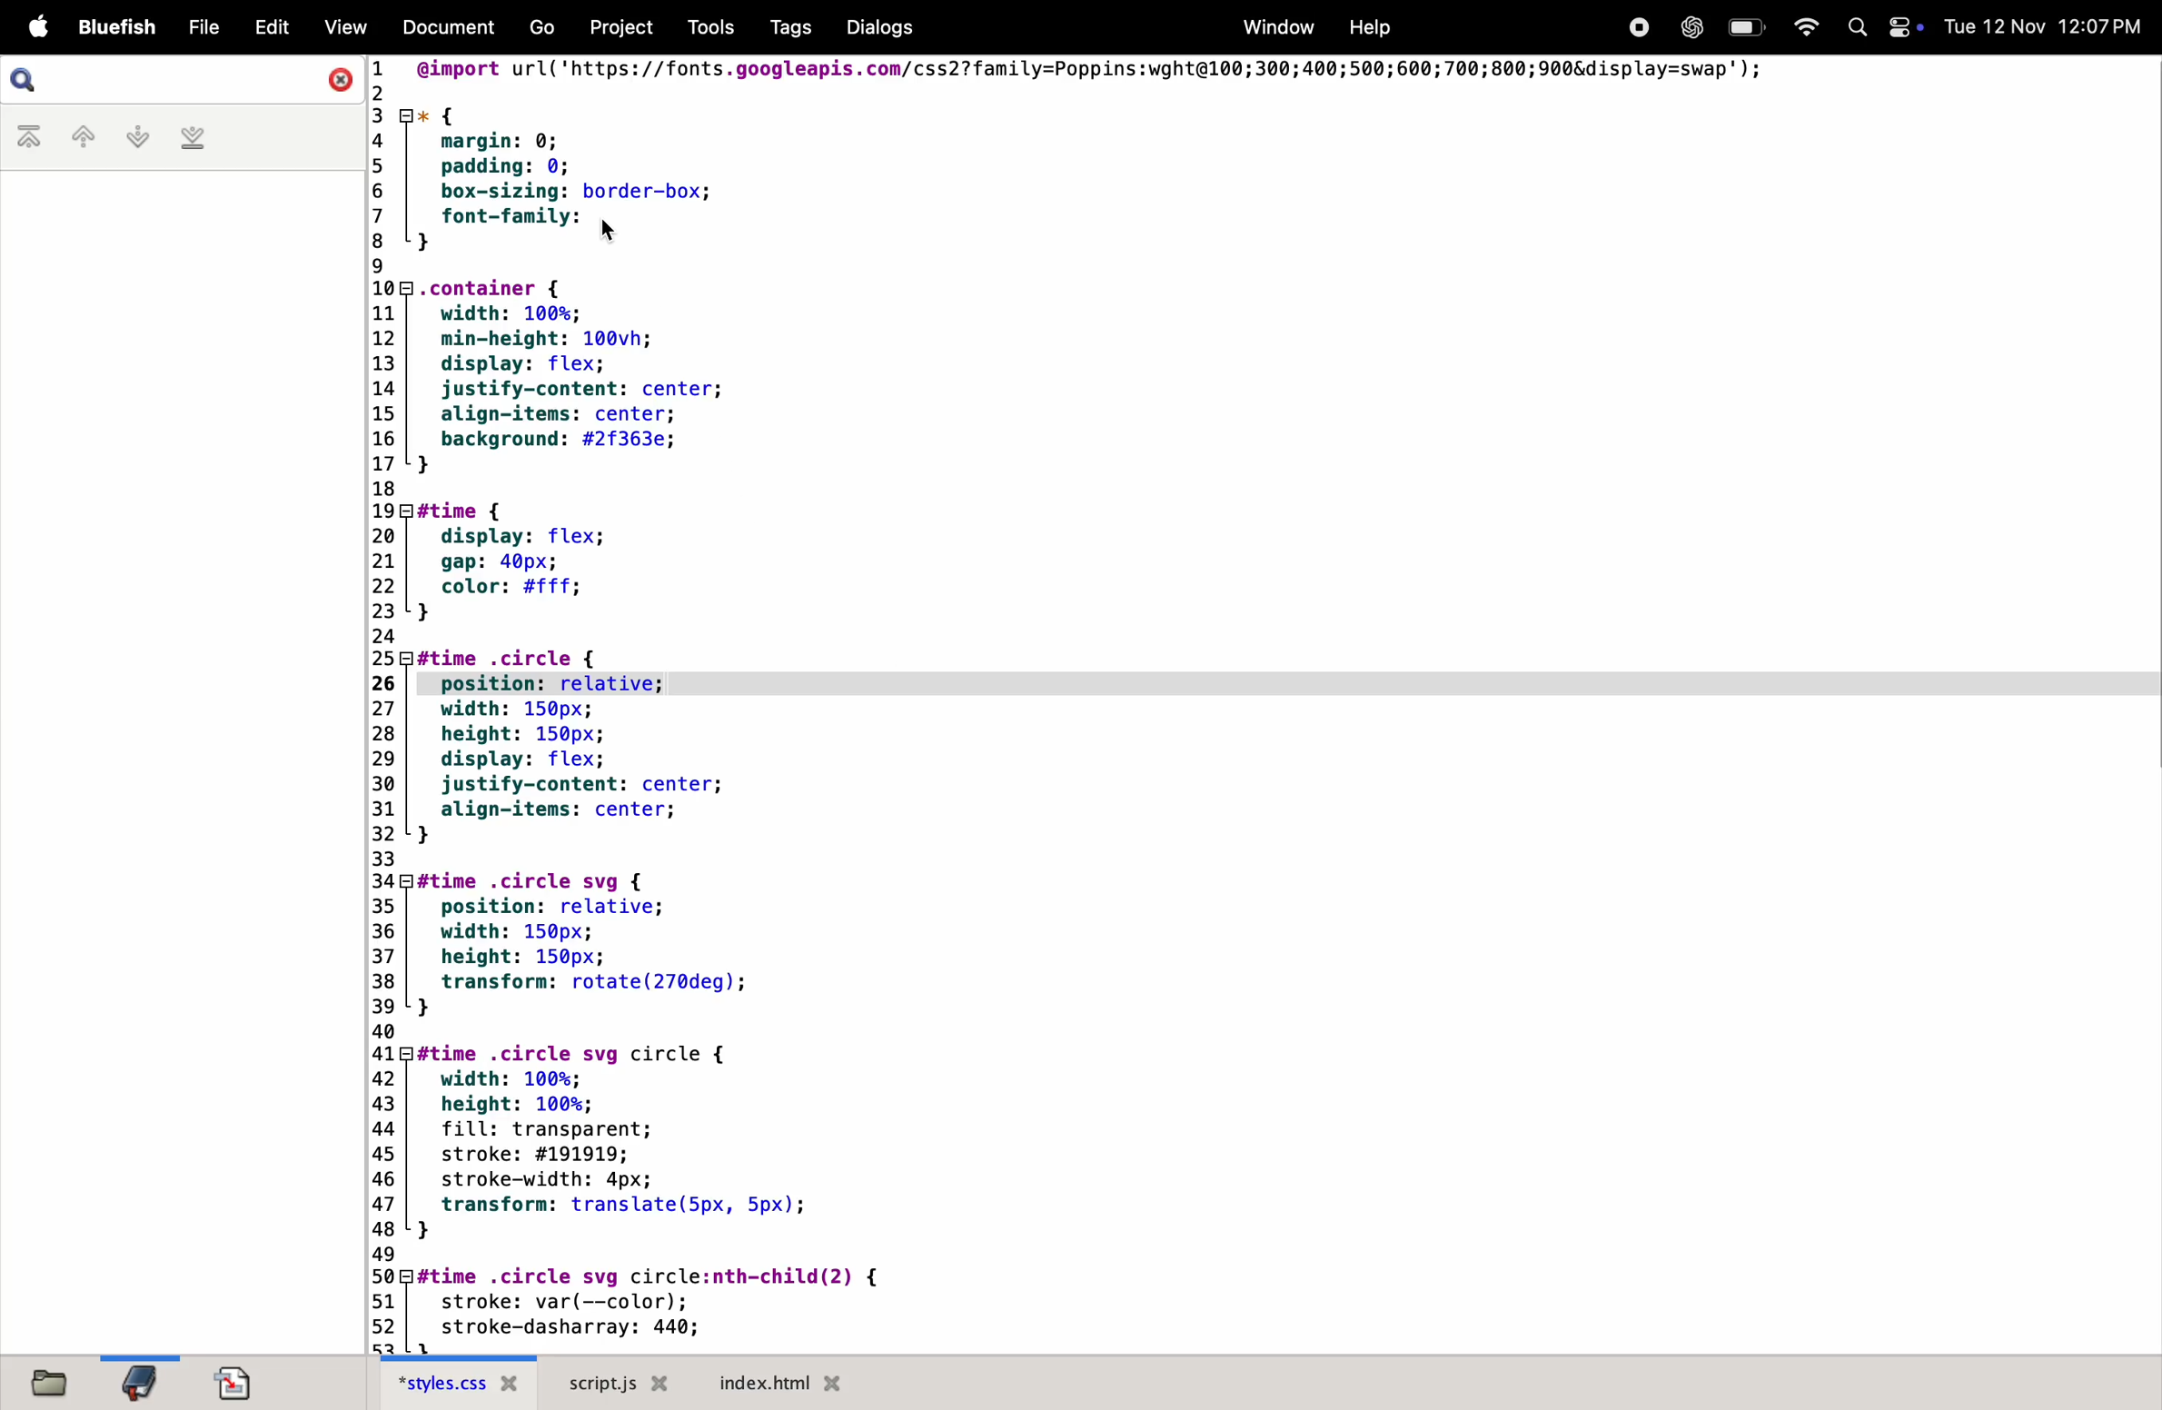  Describe the element at coordinates (1365, 26) in the screenshot. I see `help` at that location.